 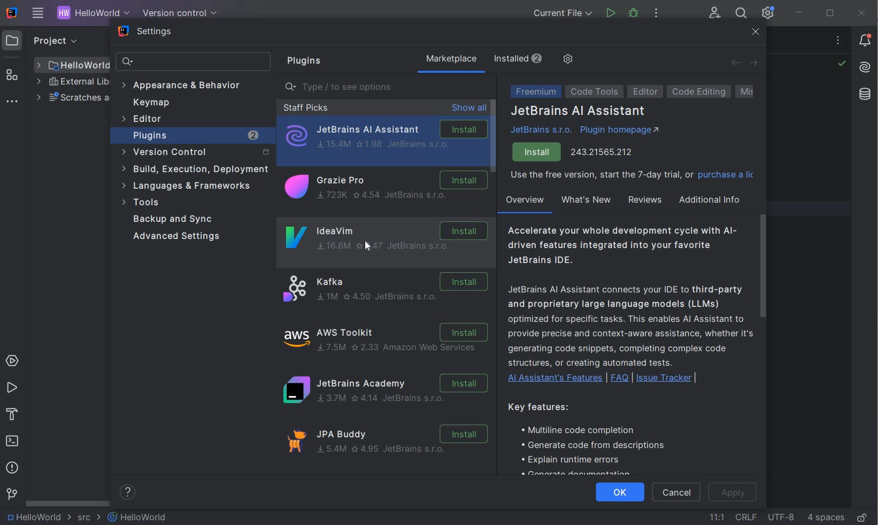 What do you see at coordinates (13, 75) in the screenshot?
I see `STRUCTURE` at bounding box center [13, 75].